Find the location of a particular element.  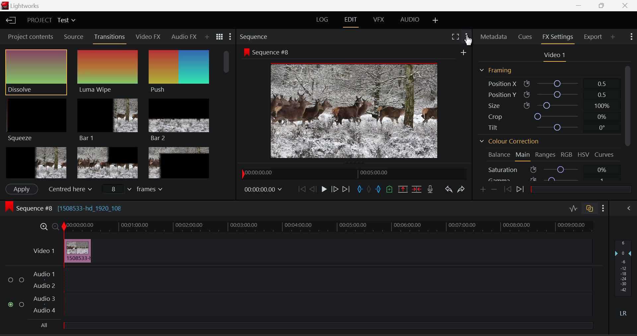

Full Screen is located at coordinates (455, 37).